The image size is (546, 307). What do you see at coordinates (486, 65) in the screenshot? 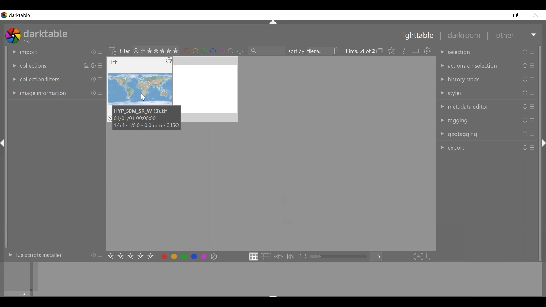
I see `action of selection` at bounding box center [486, 65].